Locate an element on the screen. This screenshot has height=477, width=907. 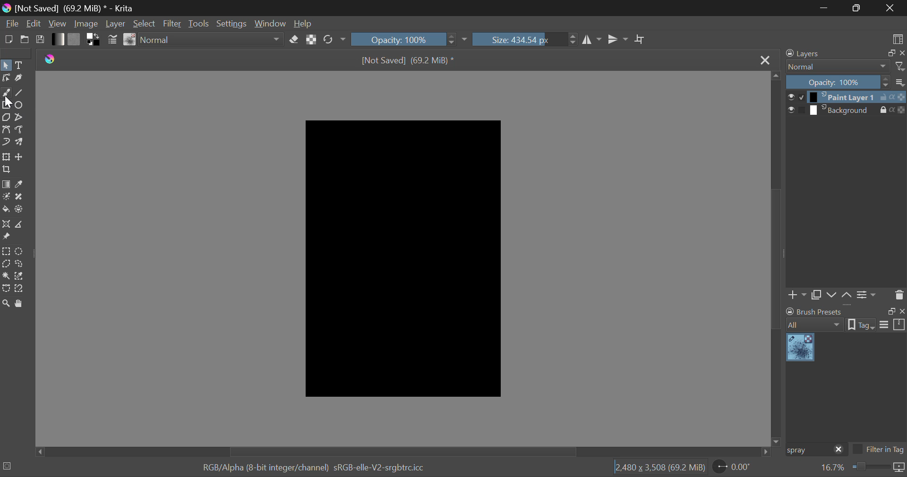
Calligraphic Tool is located at coordinates (20, 78).